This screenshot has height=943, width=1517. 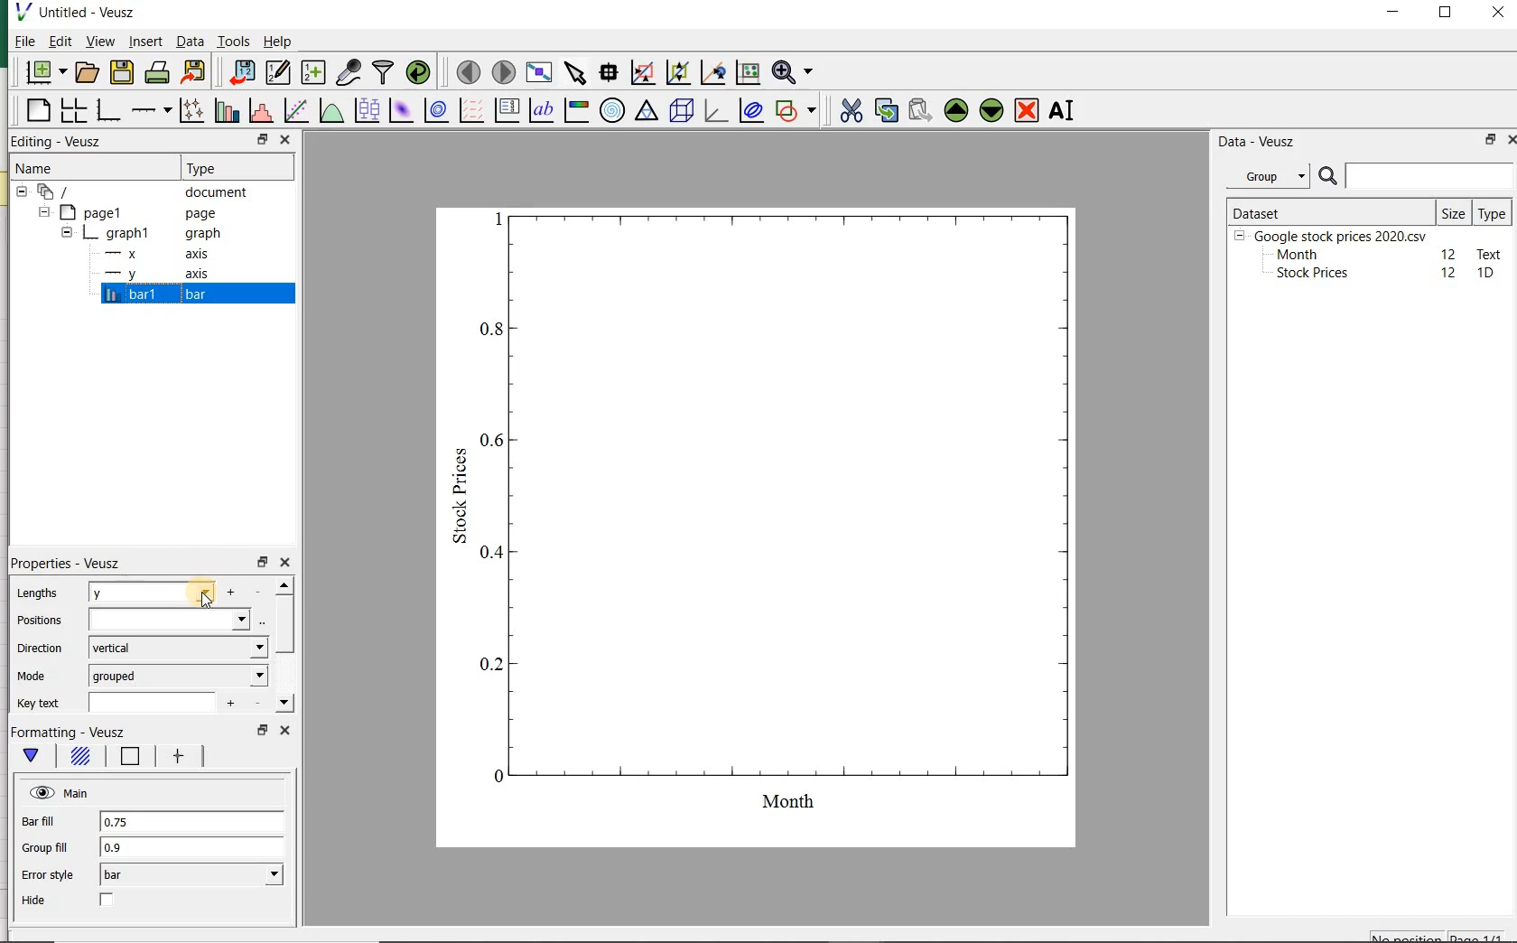 What do you see at coordinates (224, 112) in the screenshot?
I see `plot bar charts` at bounding box center [224, 112].